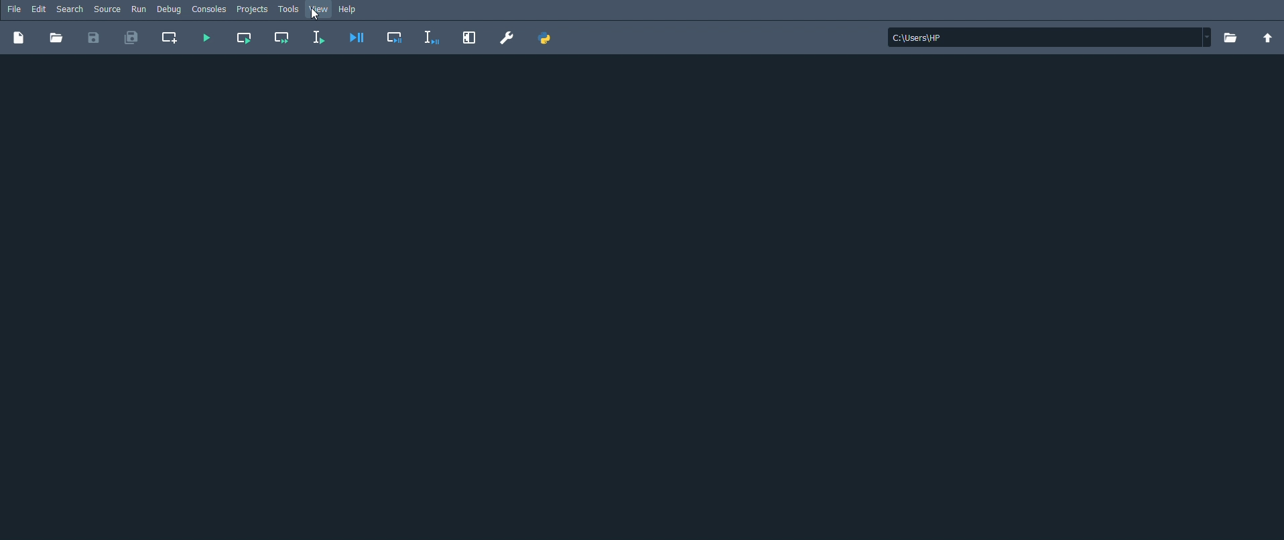 This screenshot has height=540, width=1284. What do you see at coordinates (253, 9) in the screenshot?
I see `Projects` at bounding box center [253, 9].